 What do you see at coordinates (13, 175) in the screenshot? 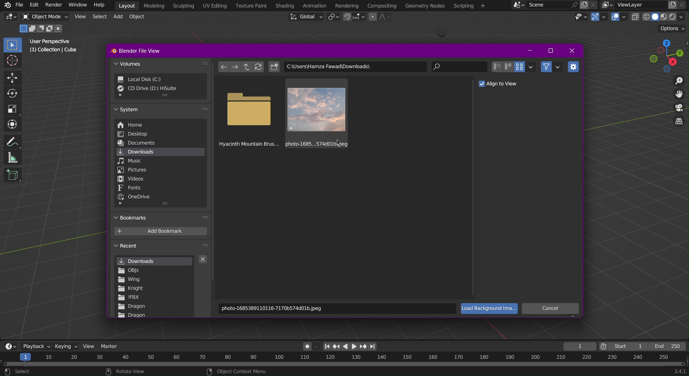
I see `Cube` at bounding box center [13, 175].